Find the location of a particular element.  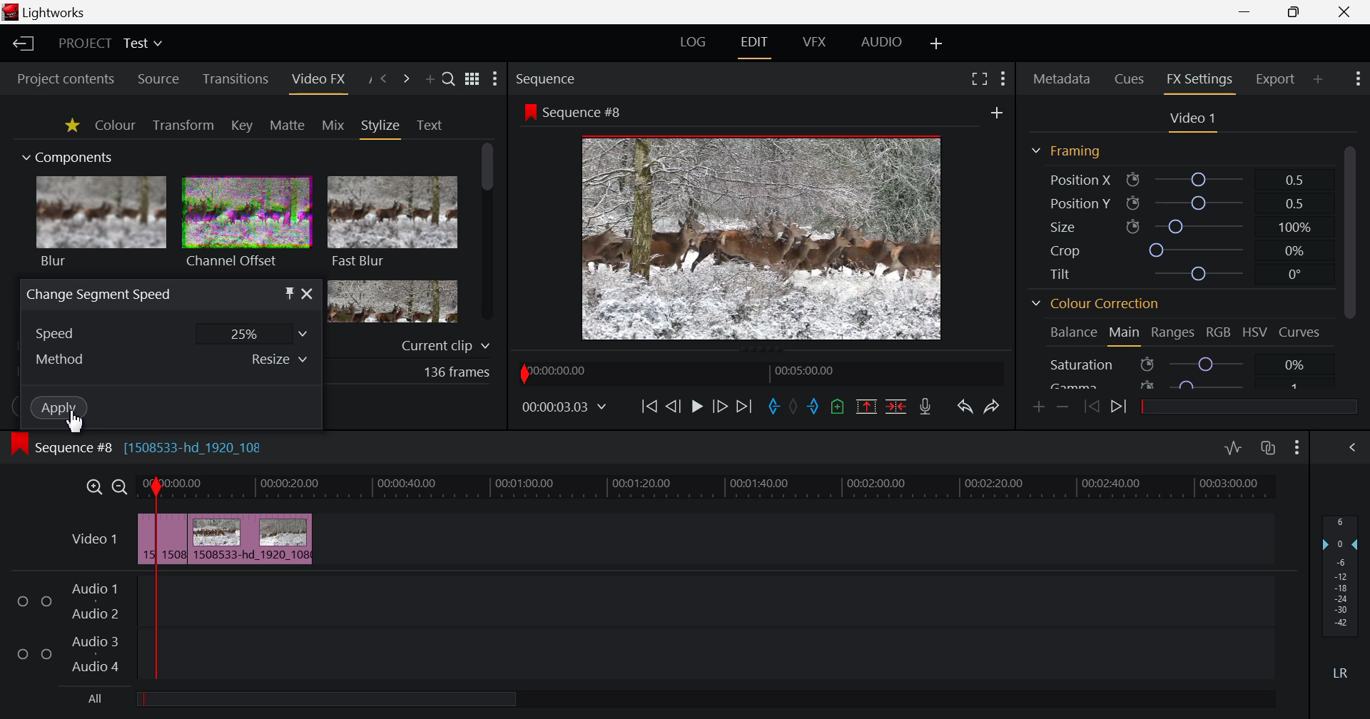

Go Forward is located at coordinates (720, 407).